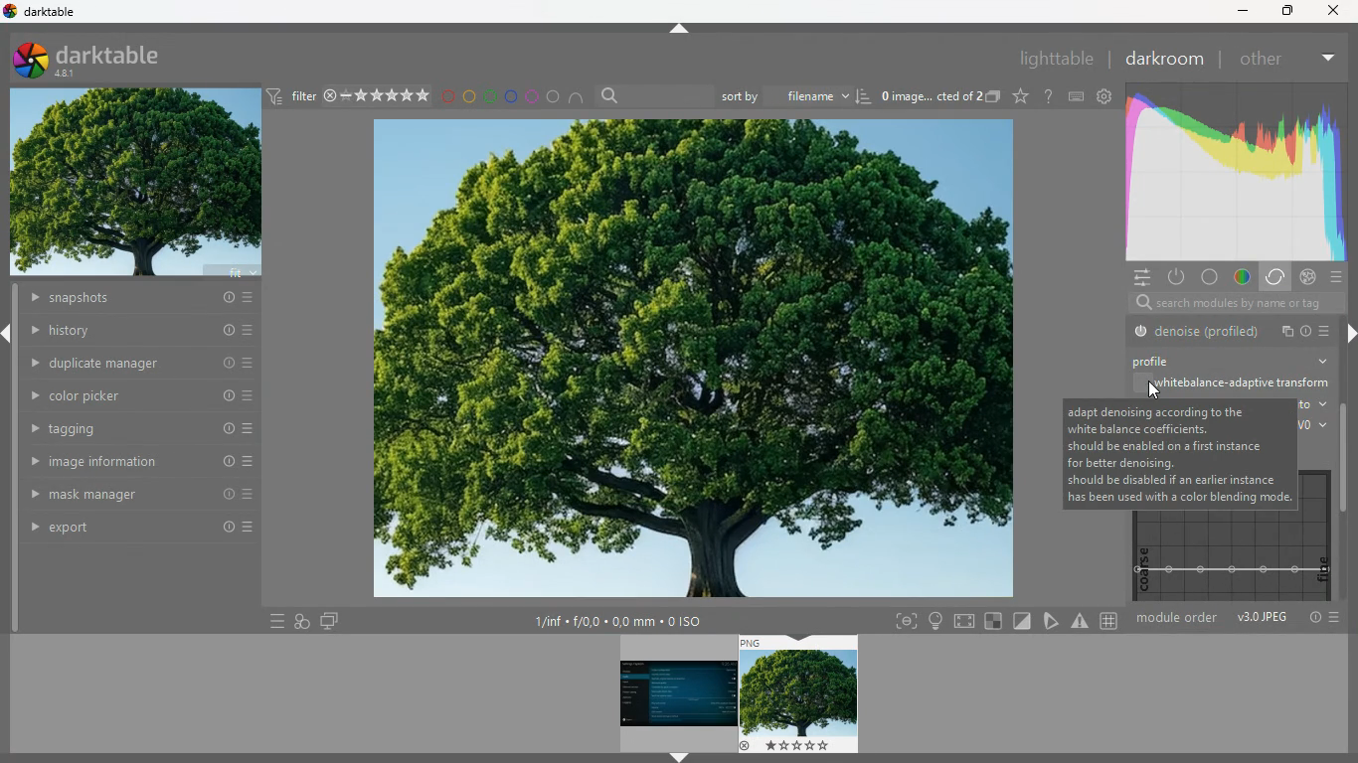 This screenshot has height=763, width=1358. I want to click on correc, so click(1277, 277).